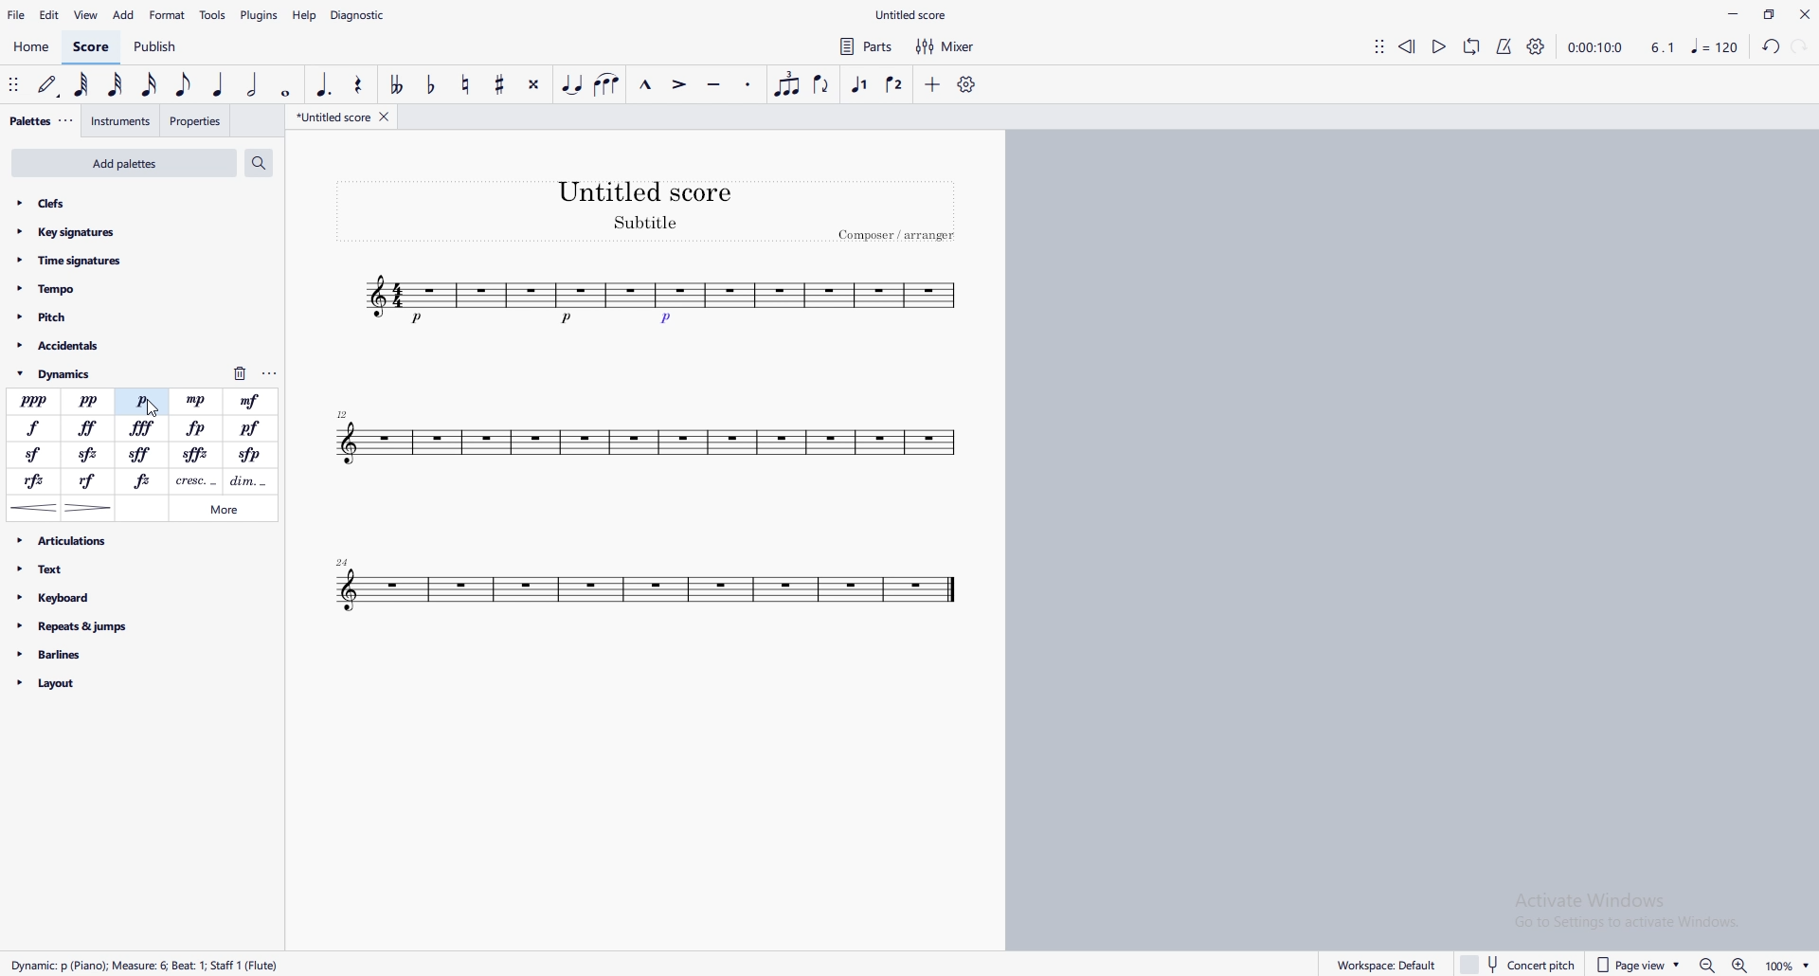 Image resolution: width=1819 pixels, height=976 pixels. What do you see at coordinates (123, 203) in the screenshot?
I see `clefs` at bounding box center [123, 203].